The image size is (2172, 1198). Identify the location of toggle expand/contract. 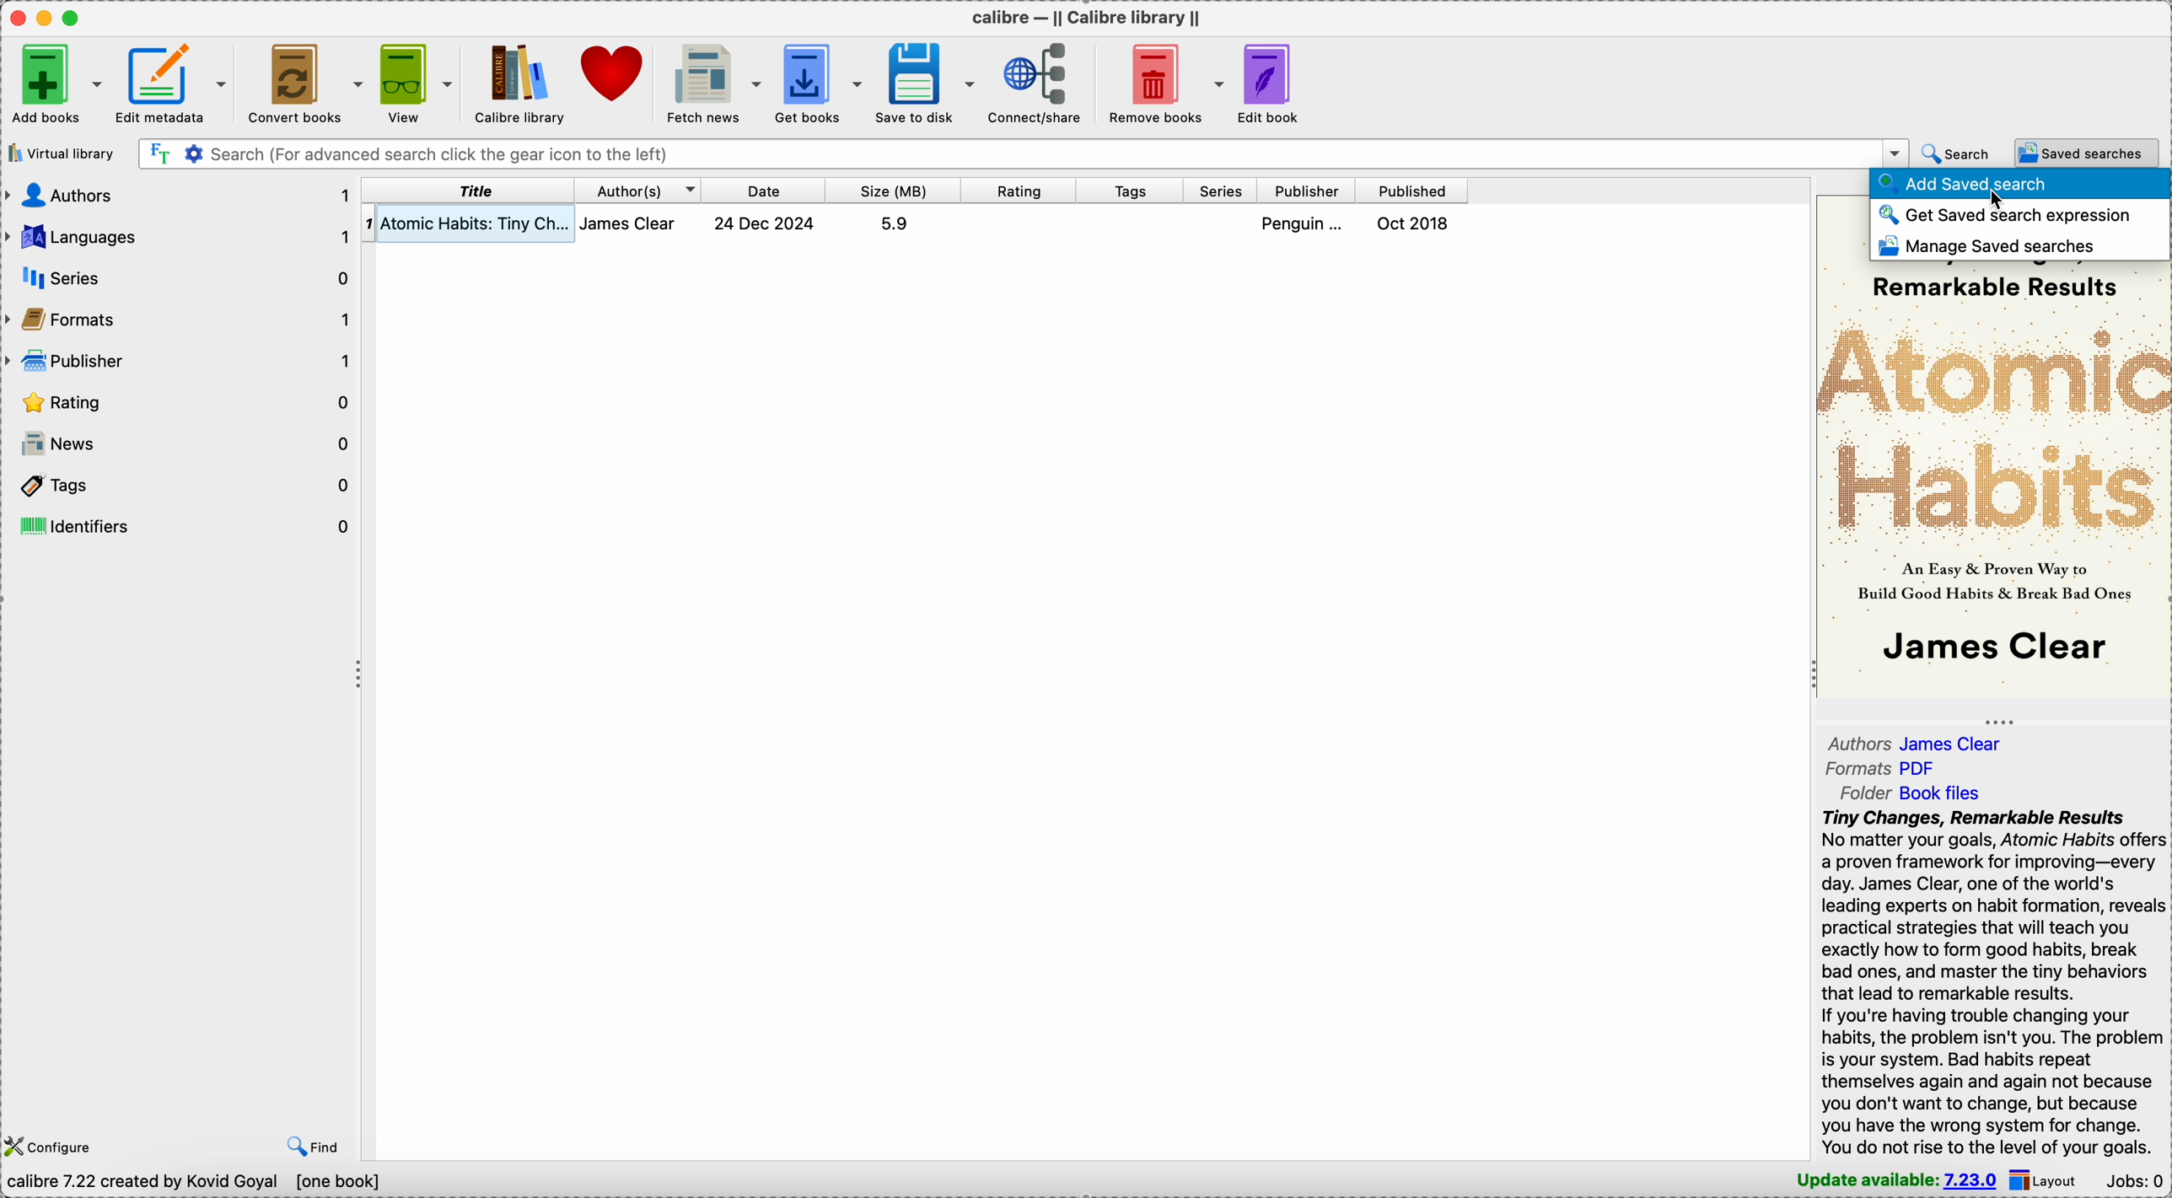
(2000, 722).